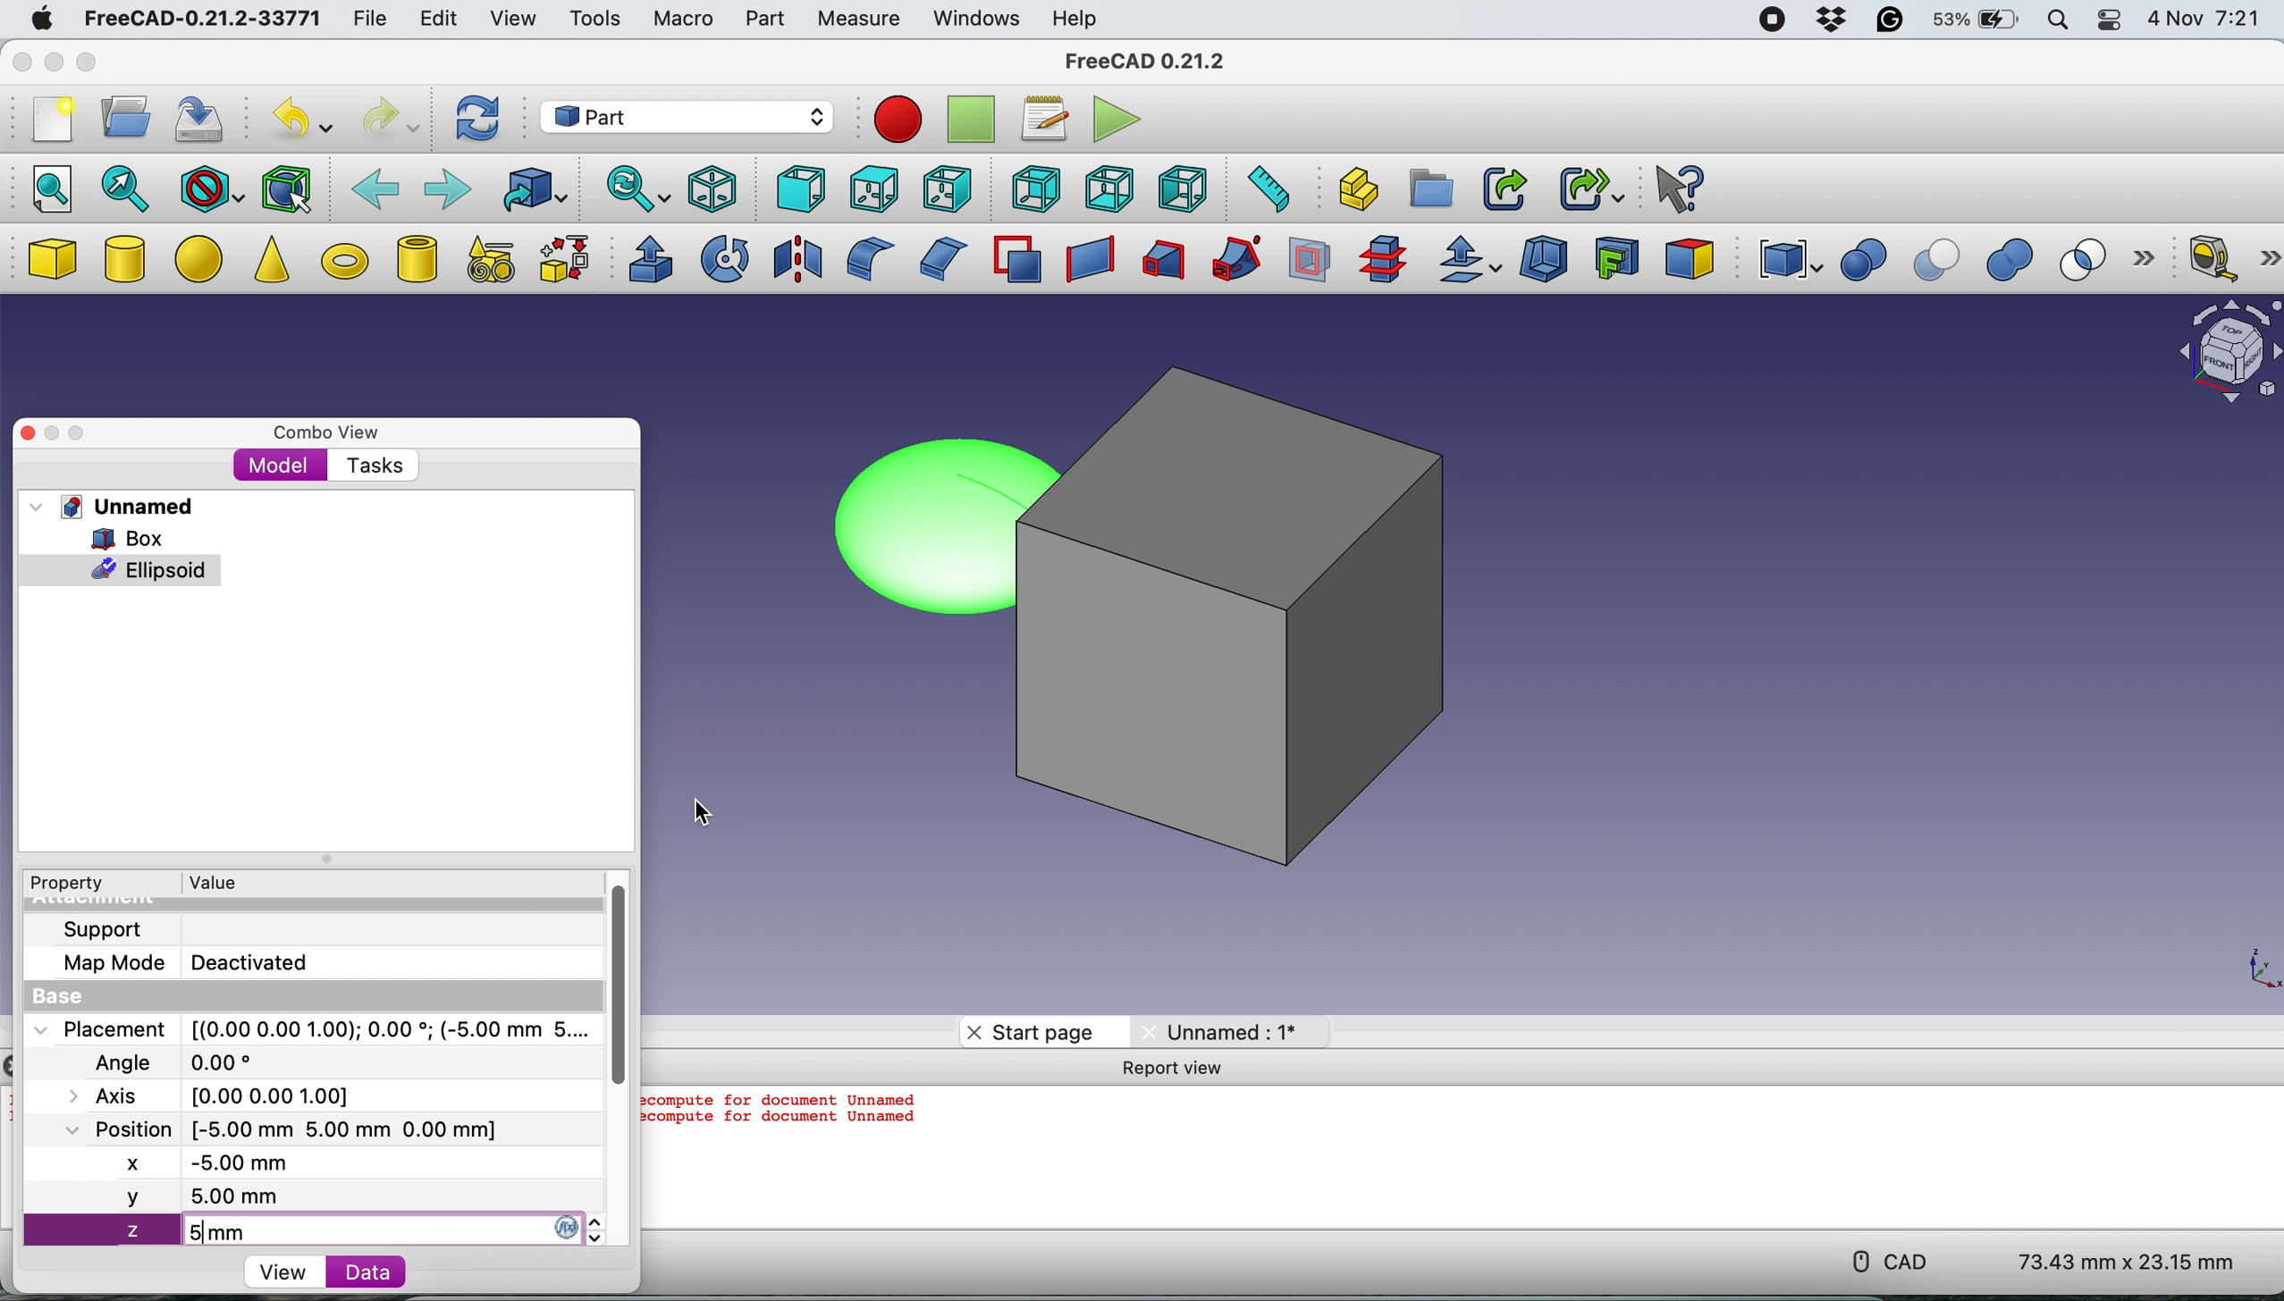  Describe the element at coordinates (1617, 256) in the screenshot. I see `create projection on surface` at that location.